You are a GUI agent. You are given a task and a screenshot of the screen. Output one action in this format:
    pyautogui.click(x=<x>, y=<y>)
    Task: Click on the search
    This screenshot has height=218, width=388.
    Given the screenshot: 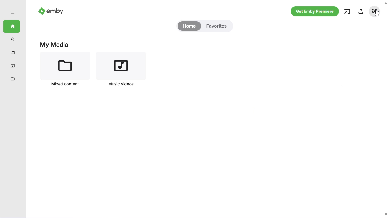 What is the action you would take?
    pyautogui.click(x=12, y=39)
    